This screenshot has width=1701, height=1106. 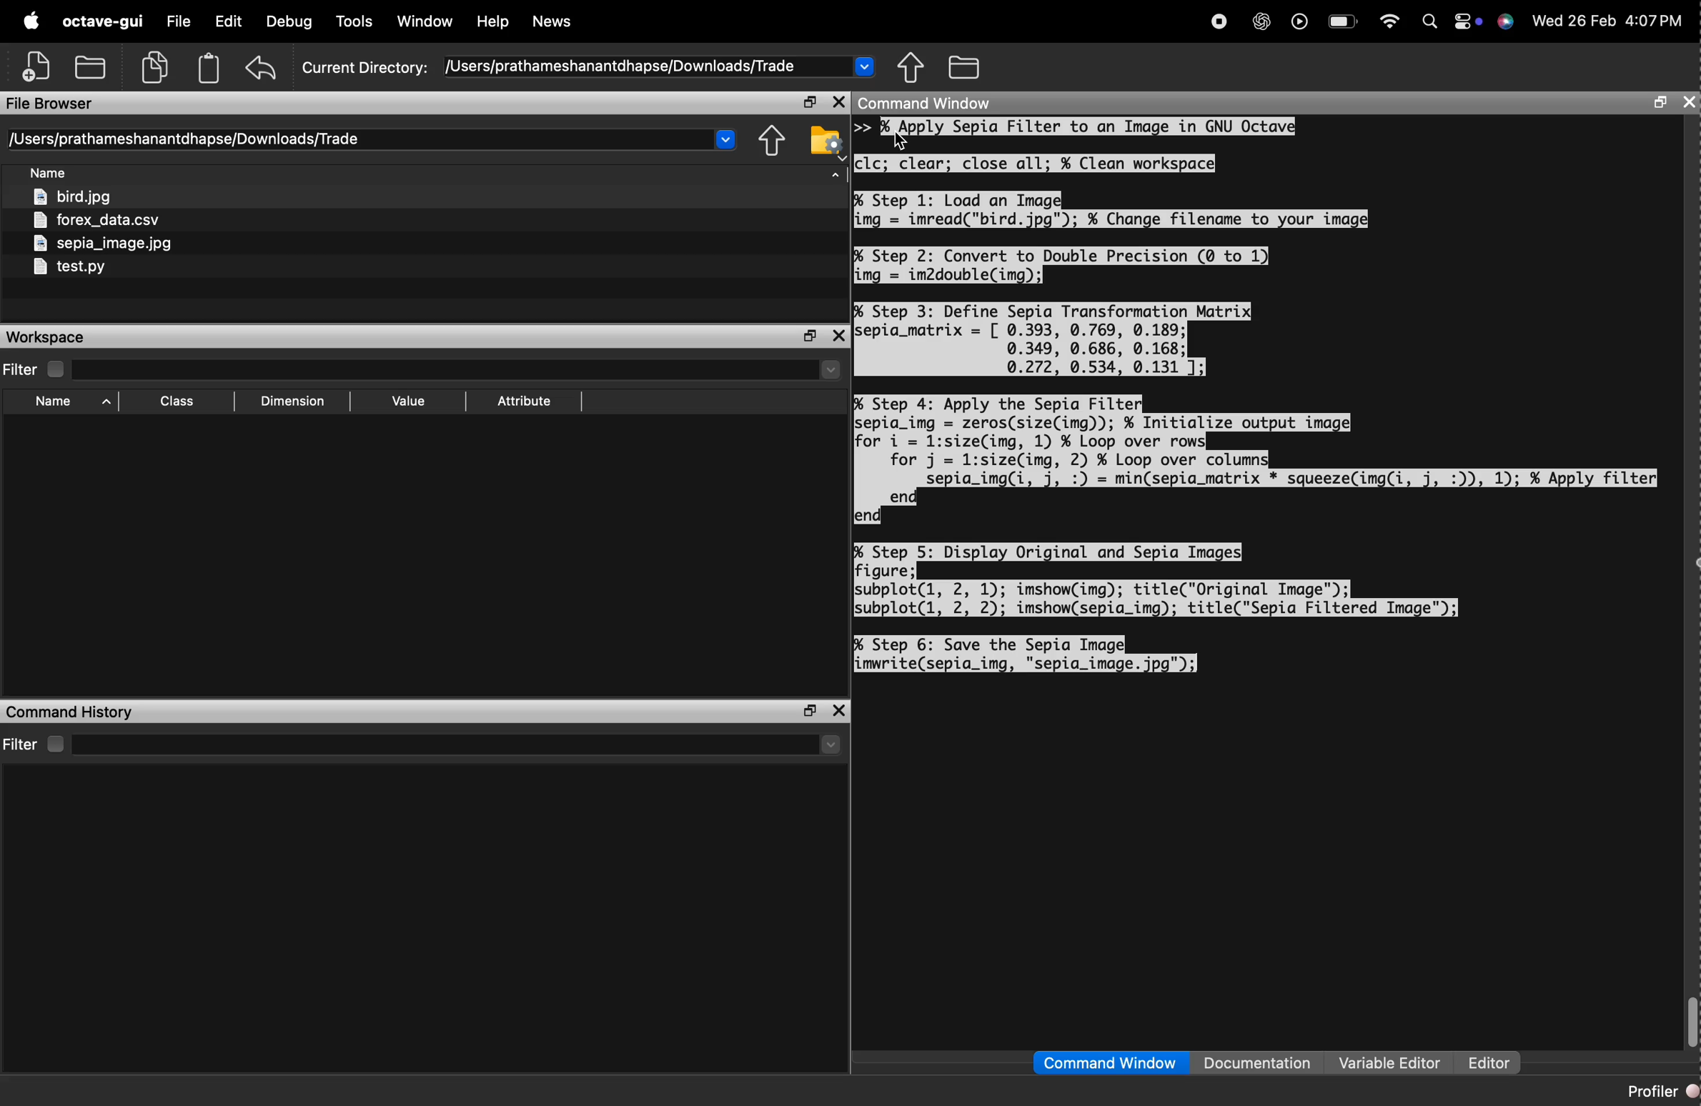 What do you see at coordinates (924, 101) in the screenshot?
I see `Command Window` at bounding box center [924, 101].